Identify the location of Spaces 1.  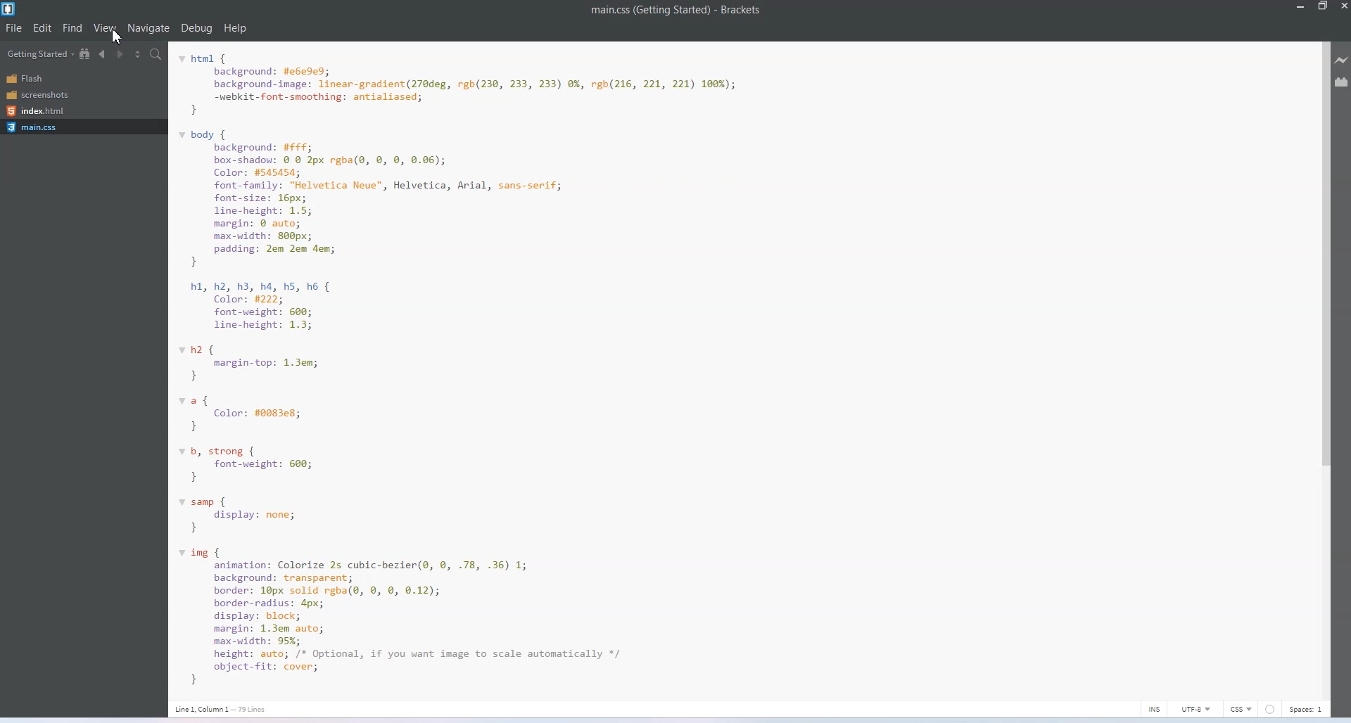
(1308, 710).